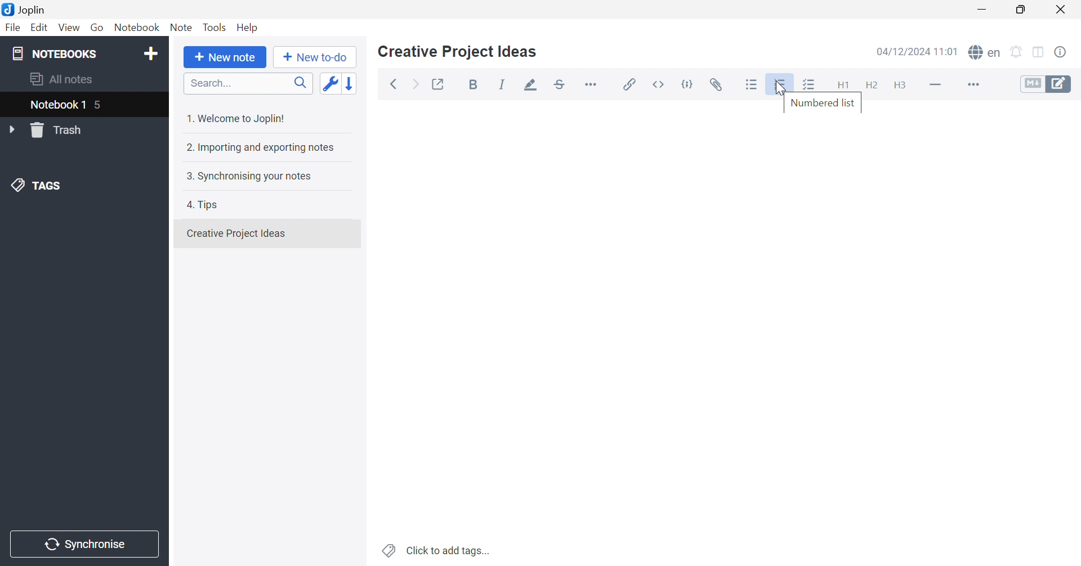  What do you see at coordinates (437, 85) in the screenshot?
I see `Toggle external editing` at bounding box center [437, 85].